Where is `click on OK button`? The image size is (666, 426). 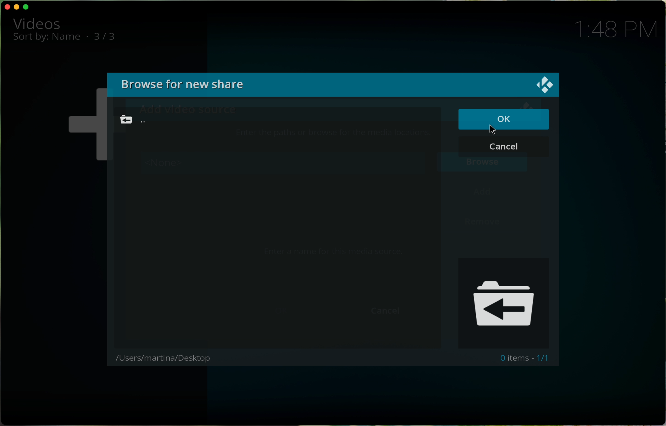 click on OK button is located at coordinates (504, 121).